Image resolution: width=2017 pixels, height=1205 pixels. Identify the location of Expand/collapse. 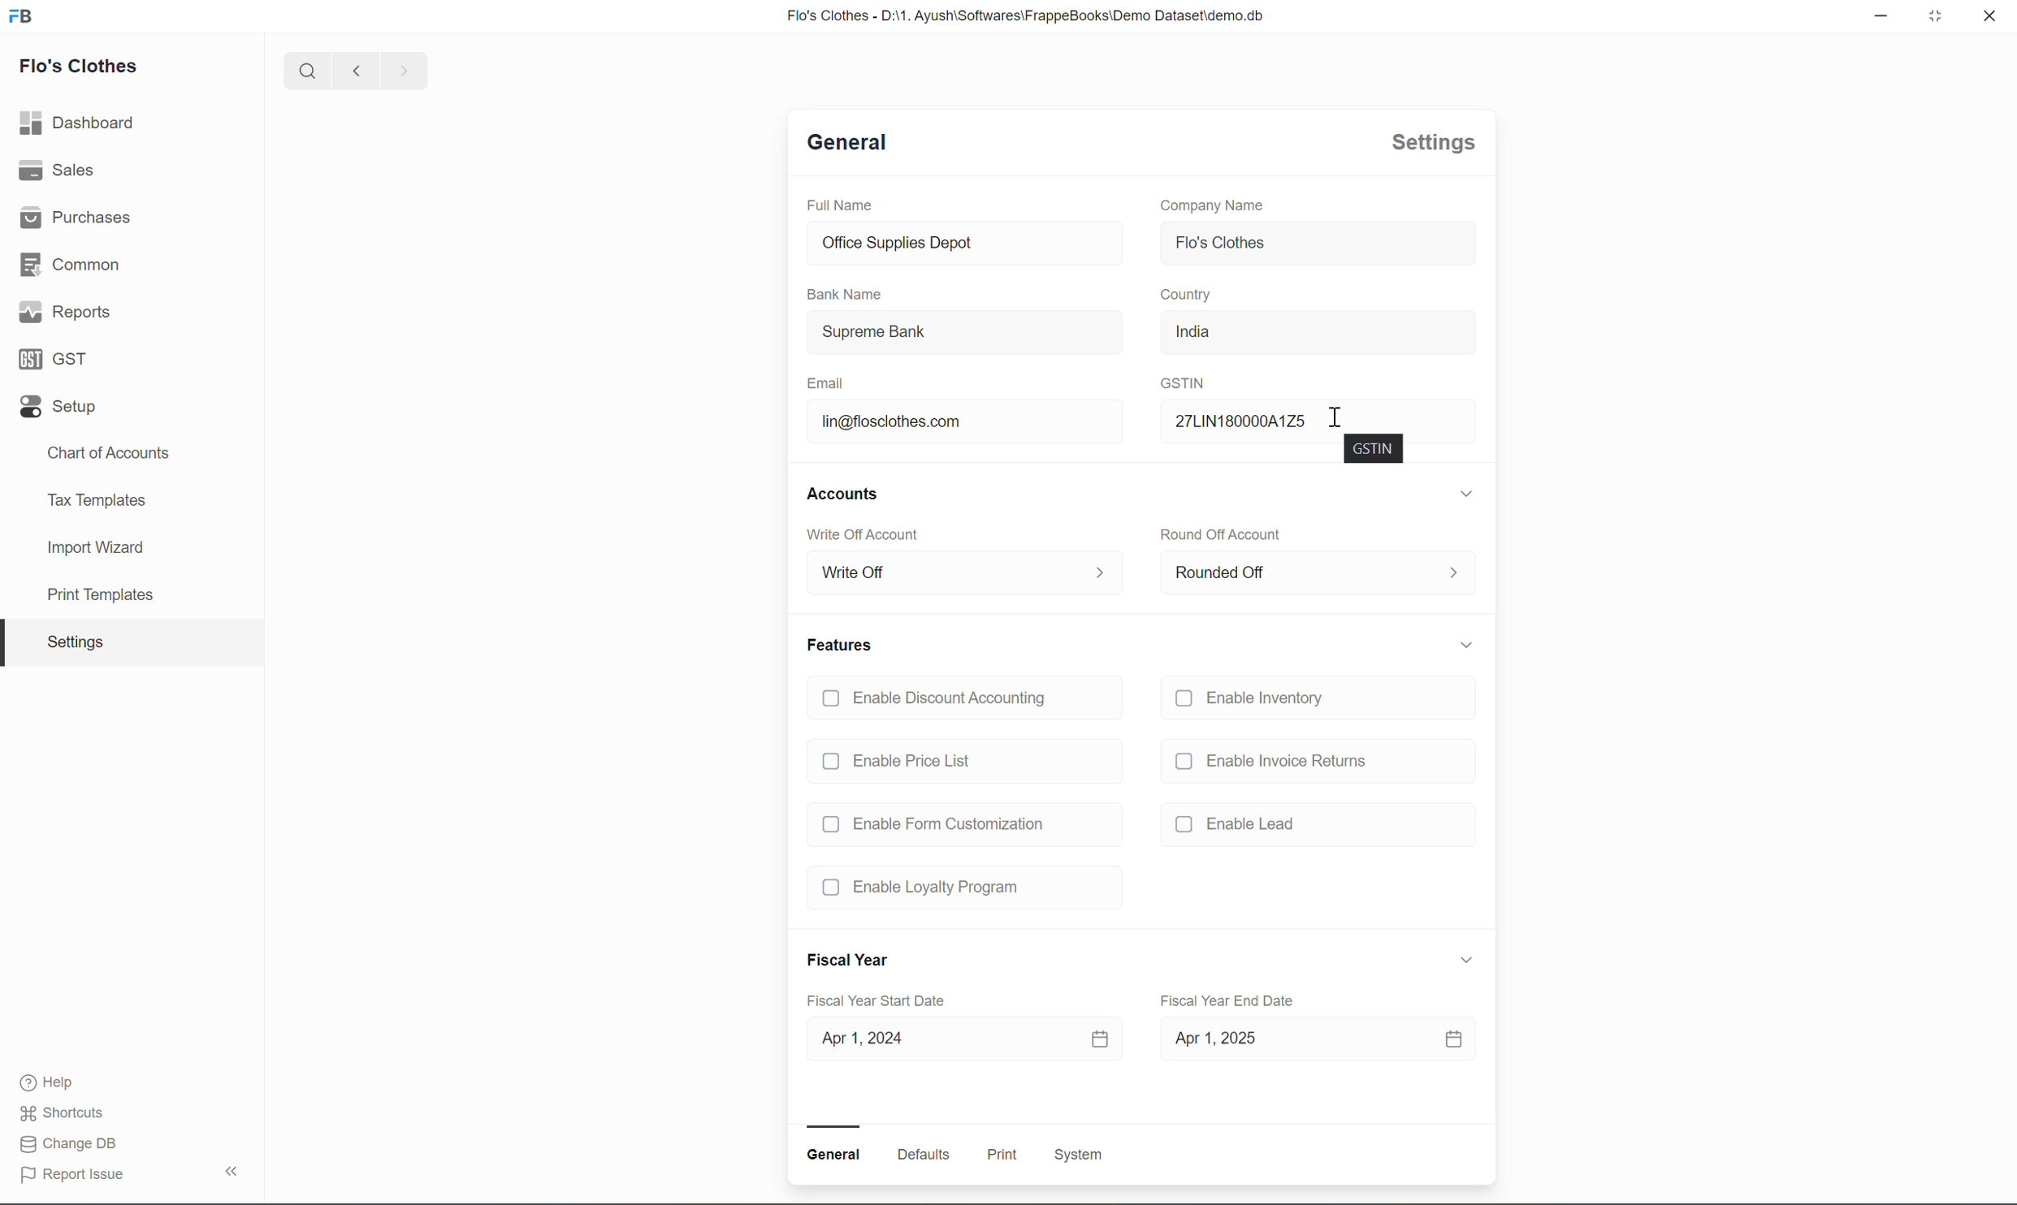
(1468, 644).